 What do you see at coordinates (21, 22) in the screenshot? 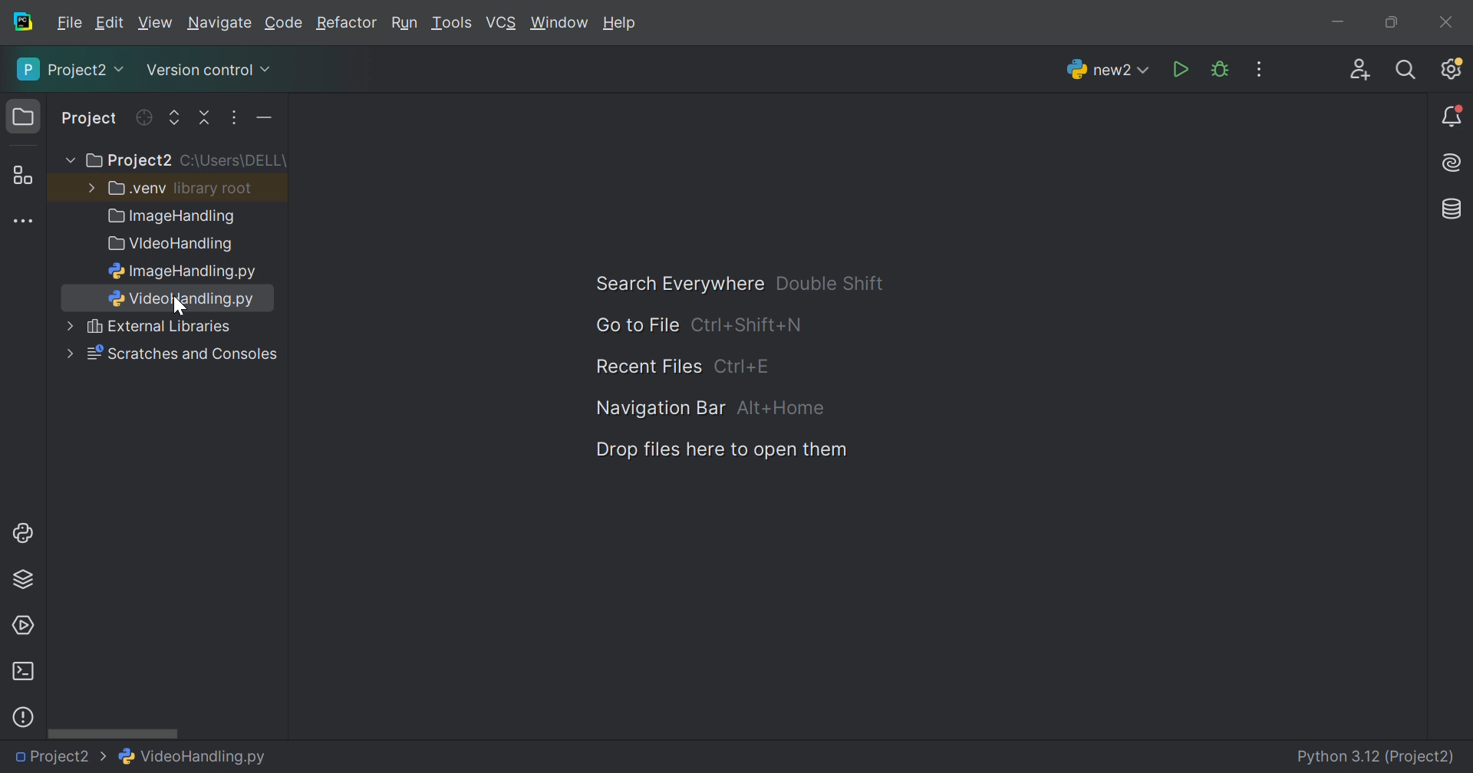
I see `PyCharm icon` at bounding box center [21, 22].